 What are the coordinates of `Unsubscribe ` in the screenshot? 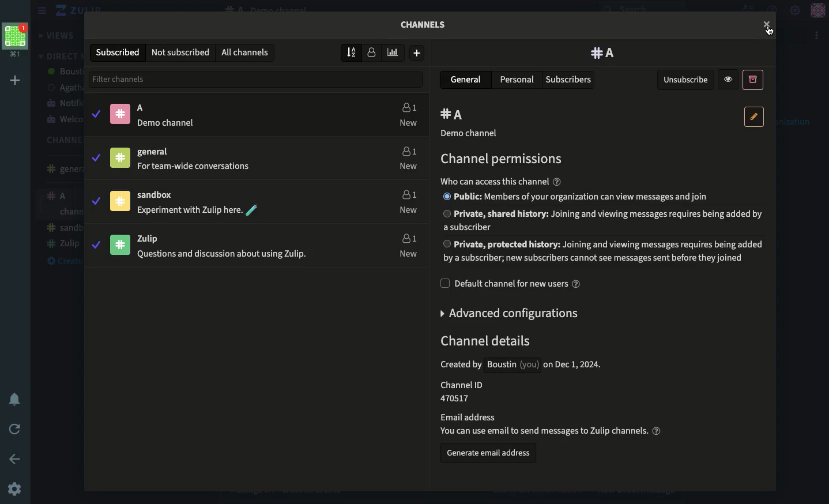 It's located at (687, 80).